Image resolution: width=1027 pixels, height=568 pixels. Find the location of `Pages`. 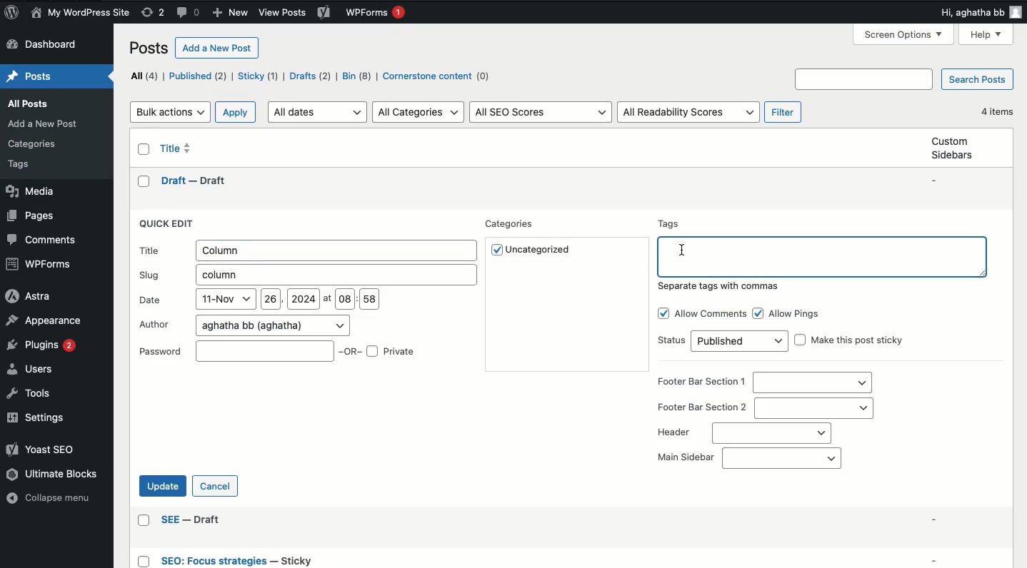

Pages is located at coordinates (34, 217).